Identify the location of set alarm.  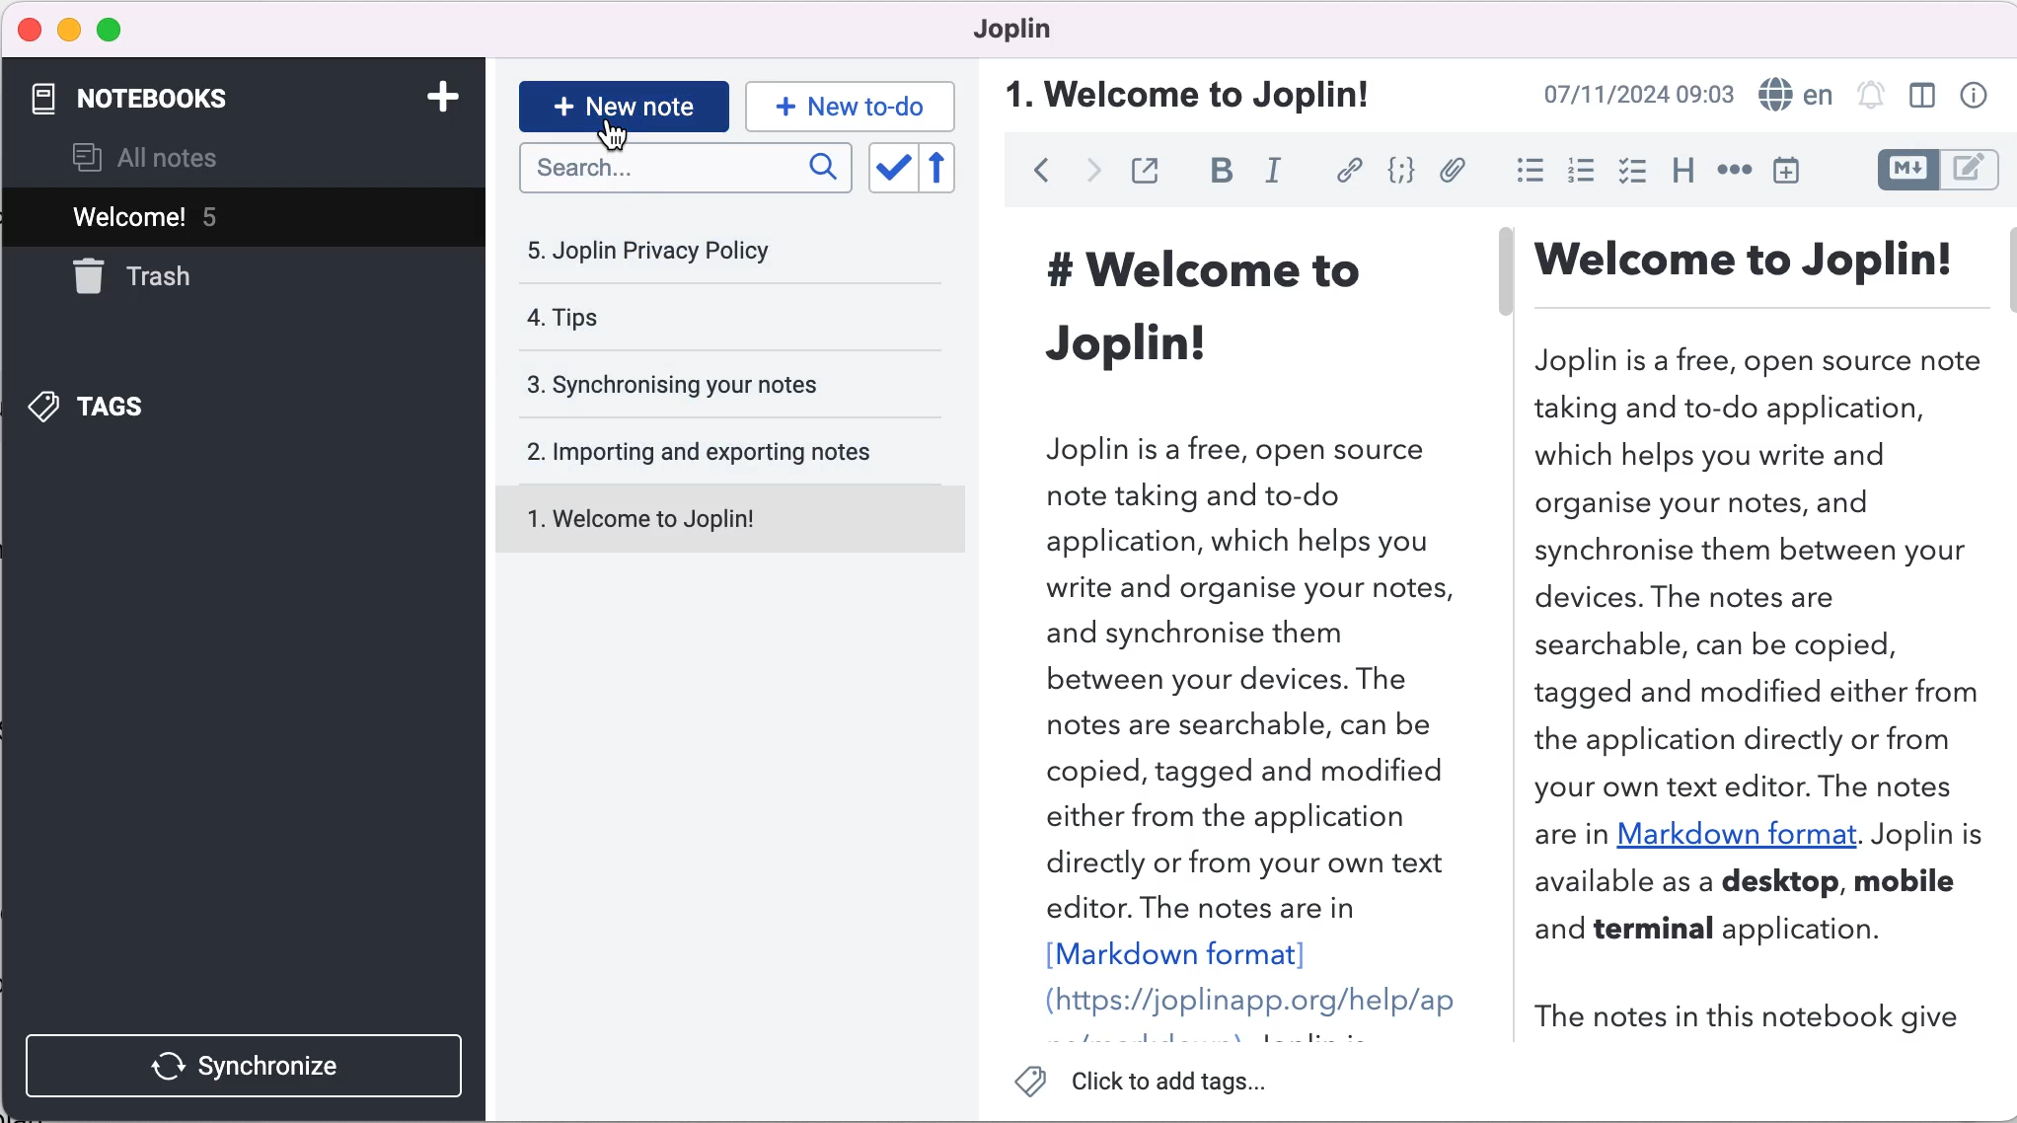
(1868, 99).